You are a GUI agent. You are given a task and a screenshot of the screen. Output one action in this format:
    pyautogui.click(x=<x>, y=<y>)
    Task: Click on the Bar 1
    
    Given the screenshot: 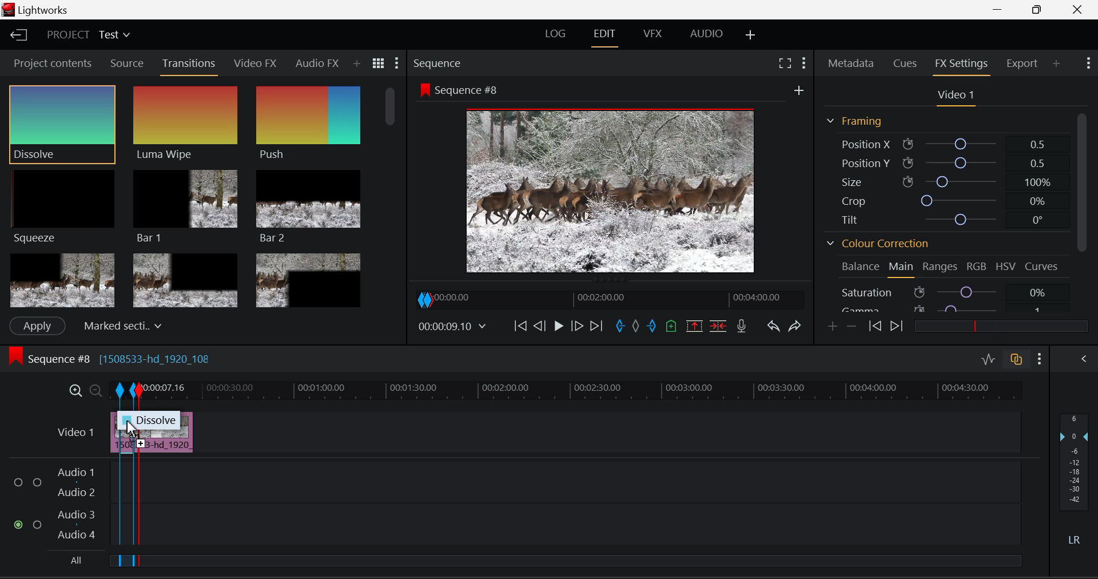 What is the action you would take?
    pyautogui.click(x=186, y=205)
    